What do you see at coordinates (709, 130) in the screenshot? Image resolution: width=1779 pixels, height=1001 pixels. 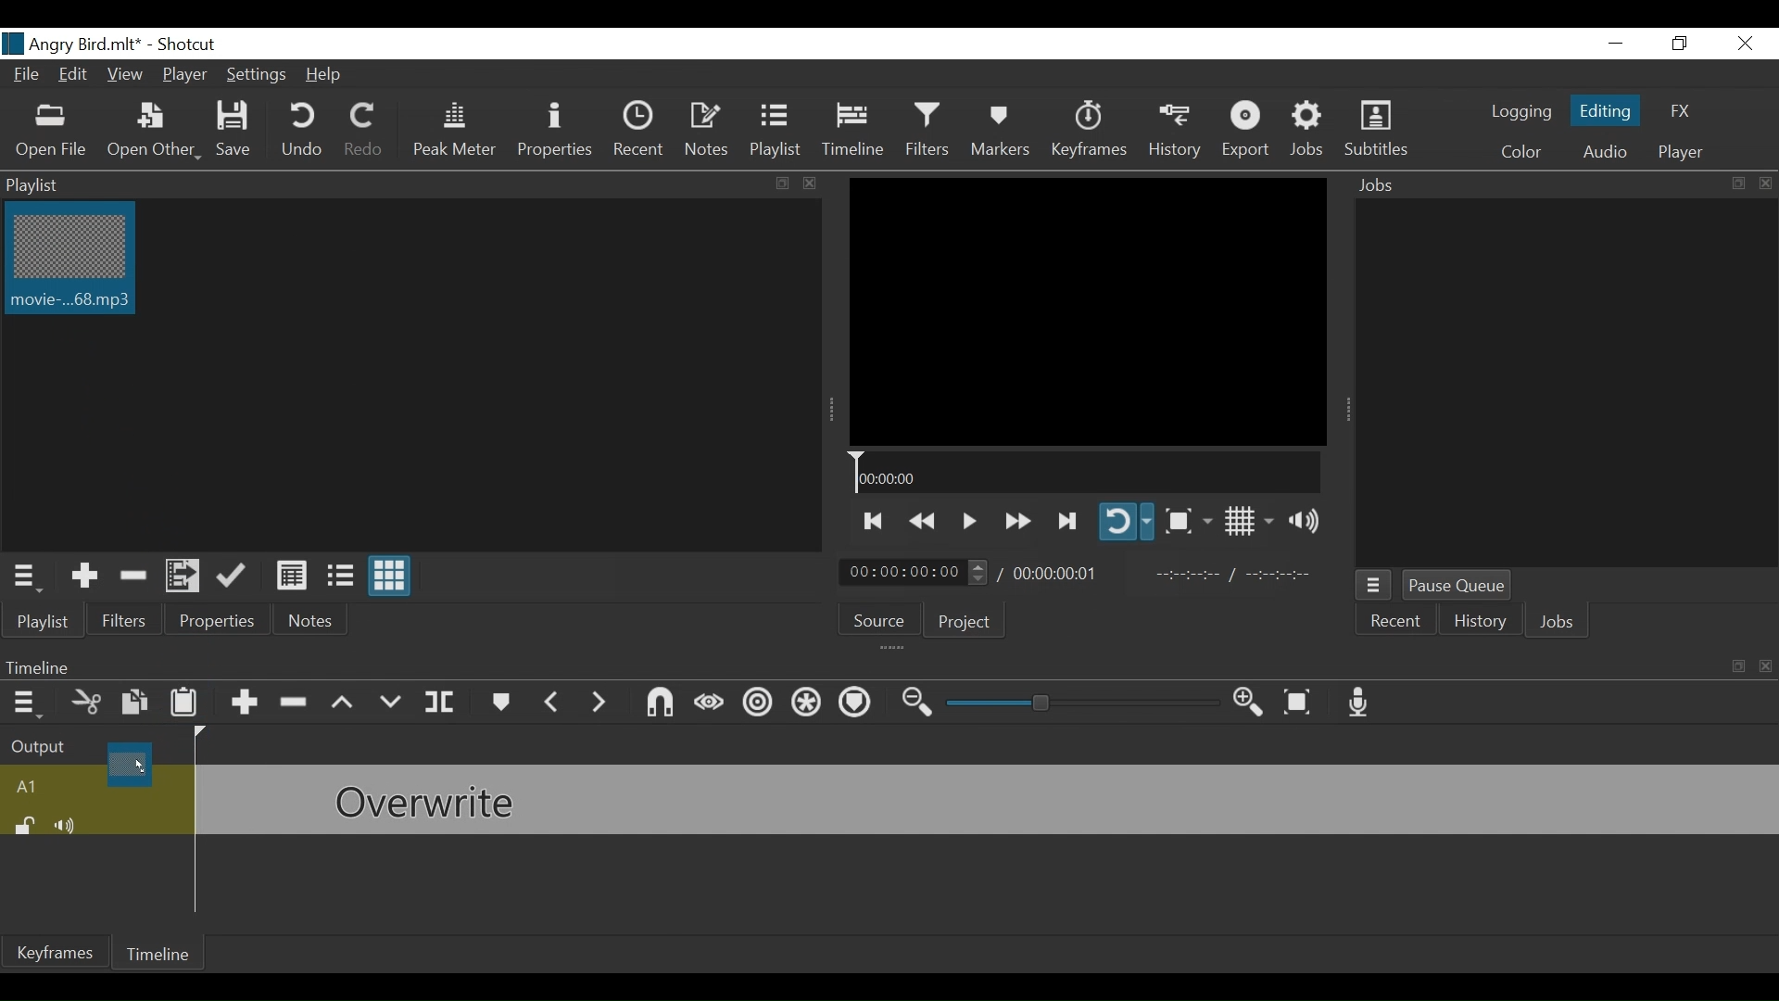 I see `Notes` at bounding box center [709, 130].